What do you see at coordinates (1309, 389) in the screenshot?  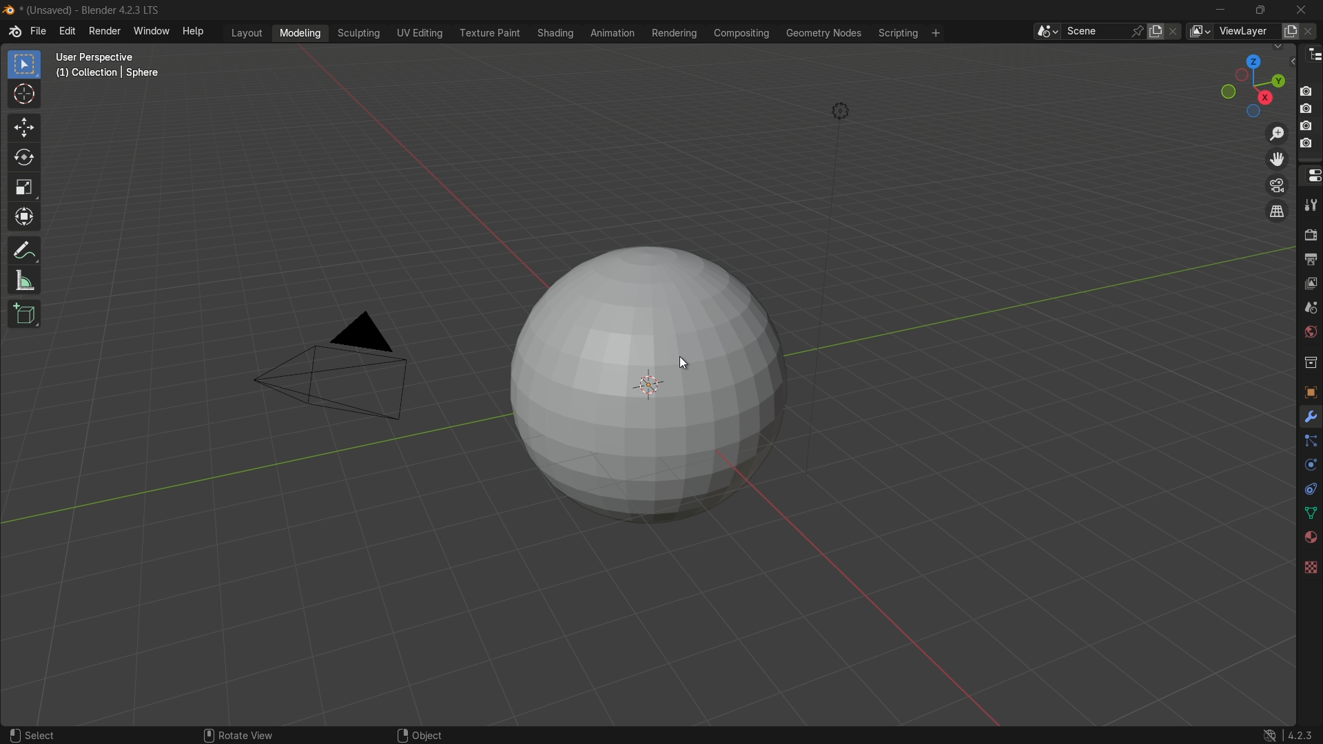 I see `object` at bounding box center [1309, 389].